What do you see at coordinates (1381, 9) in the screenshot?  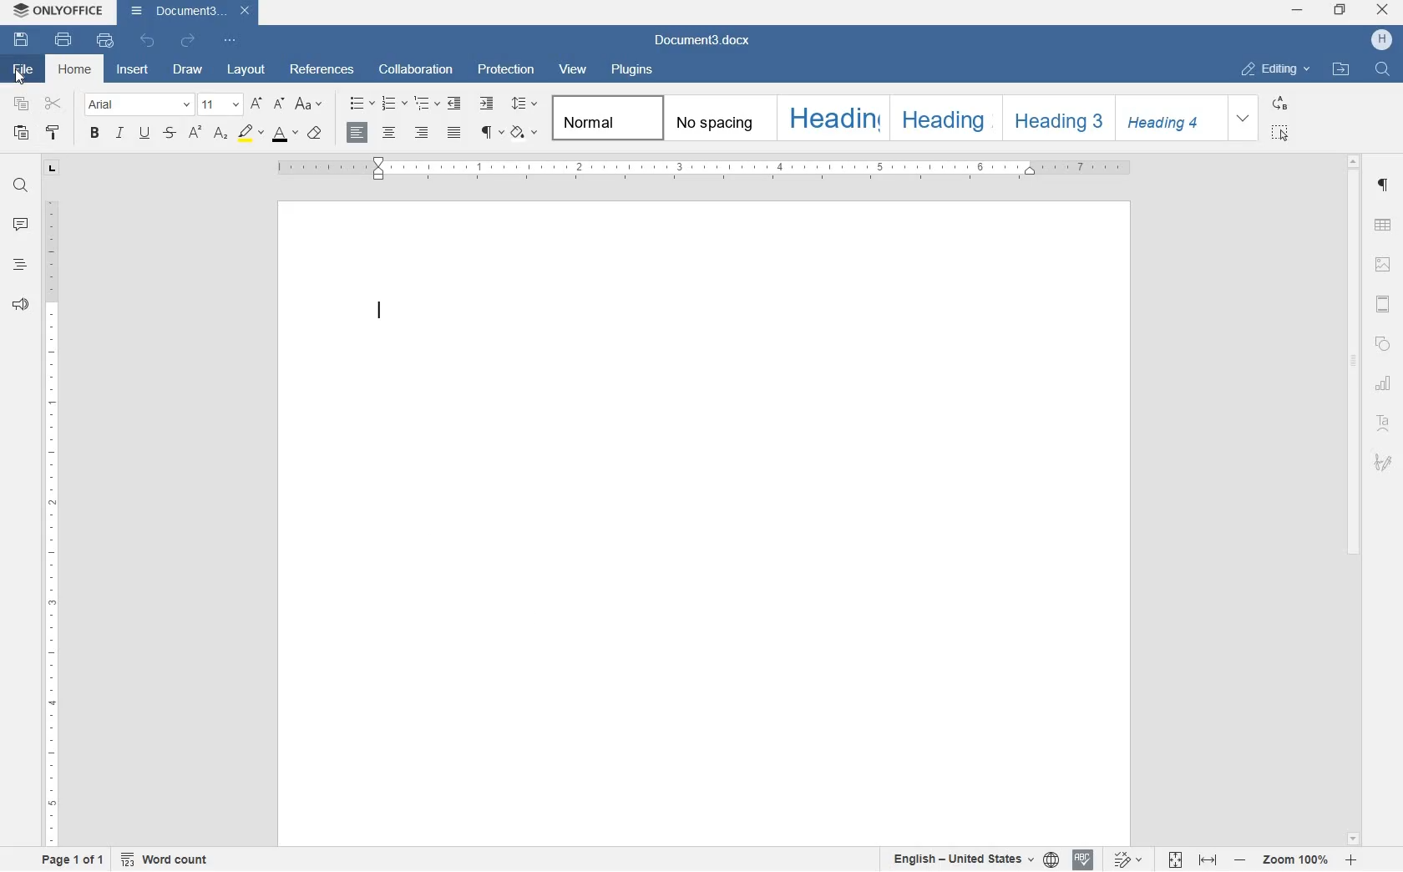 I see `close` at bounding box center [1381, 9].